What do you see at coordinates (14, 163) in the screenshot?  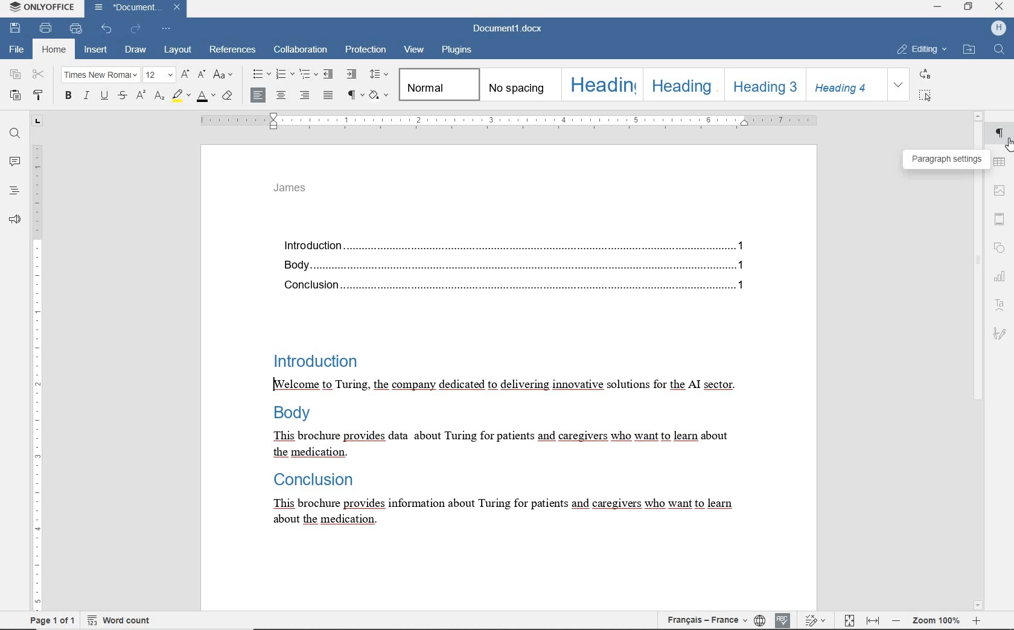 I see `comments` at bounding box center [14, 163].